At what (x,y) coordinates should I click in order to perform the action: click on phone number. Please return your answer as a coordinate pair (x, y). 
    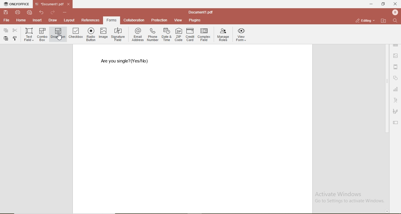
    Looking at the image, I should click on (153, 34).